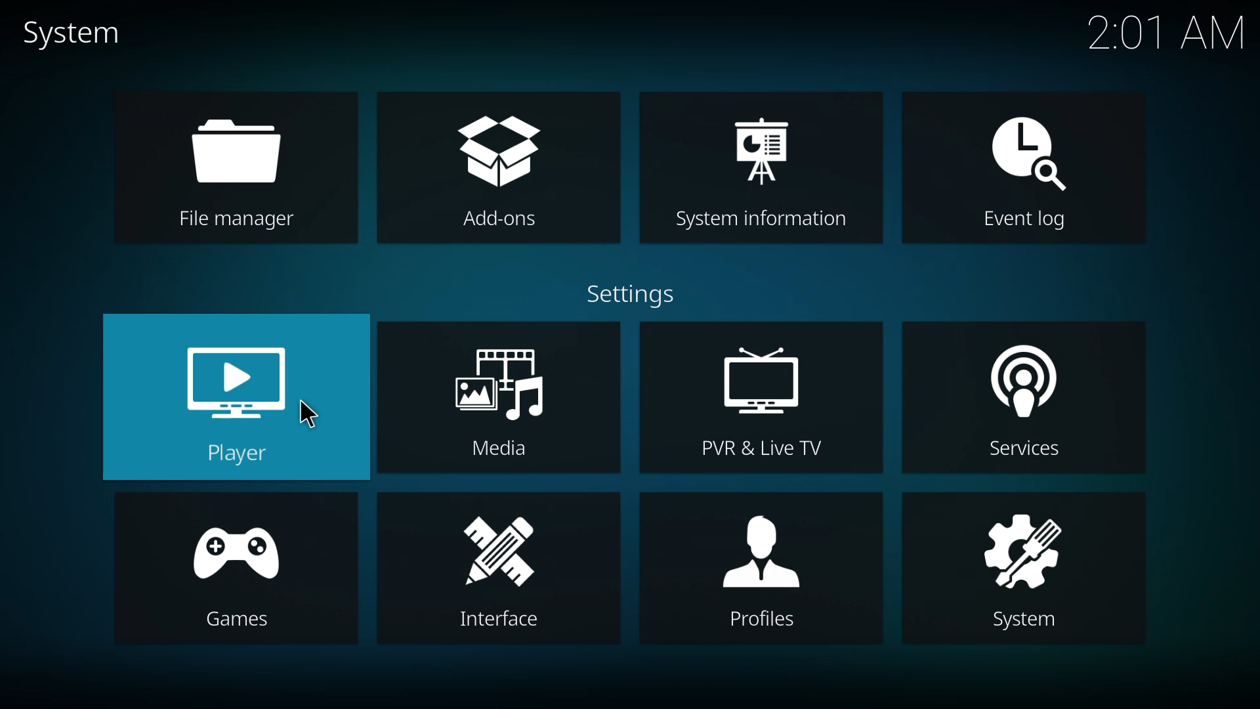 This screenshot has width=1260, height=709. I want to click on games, so click(237, 569).